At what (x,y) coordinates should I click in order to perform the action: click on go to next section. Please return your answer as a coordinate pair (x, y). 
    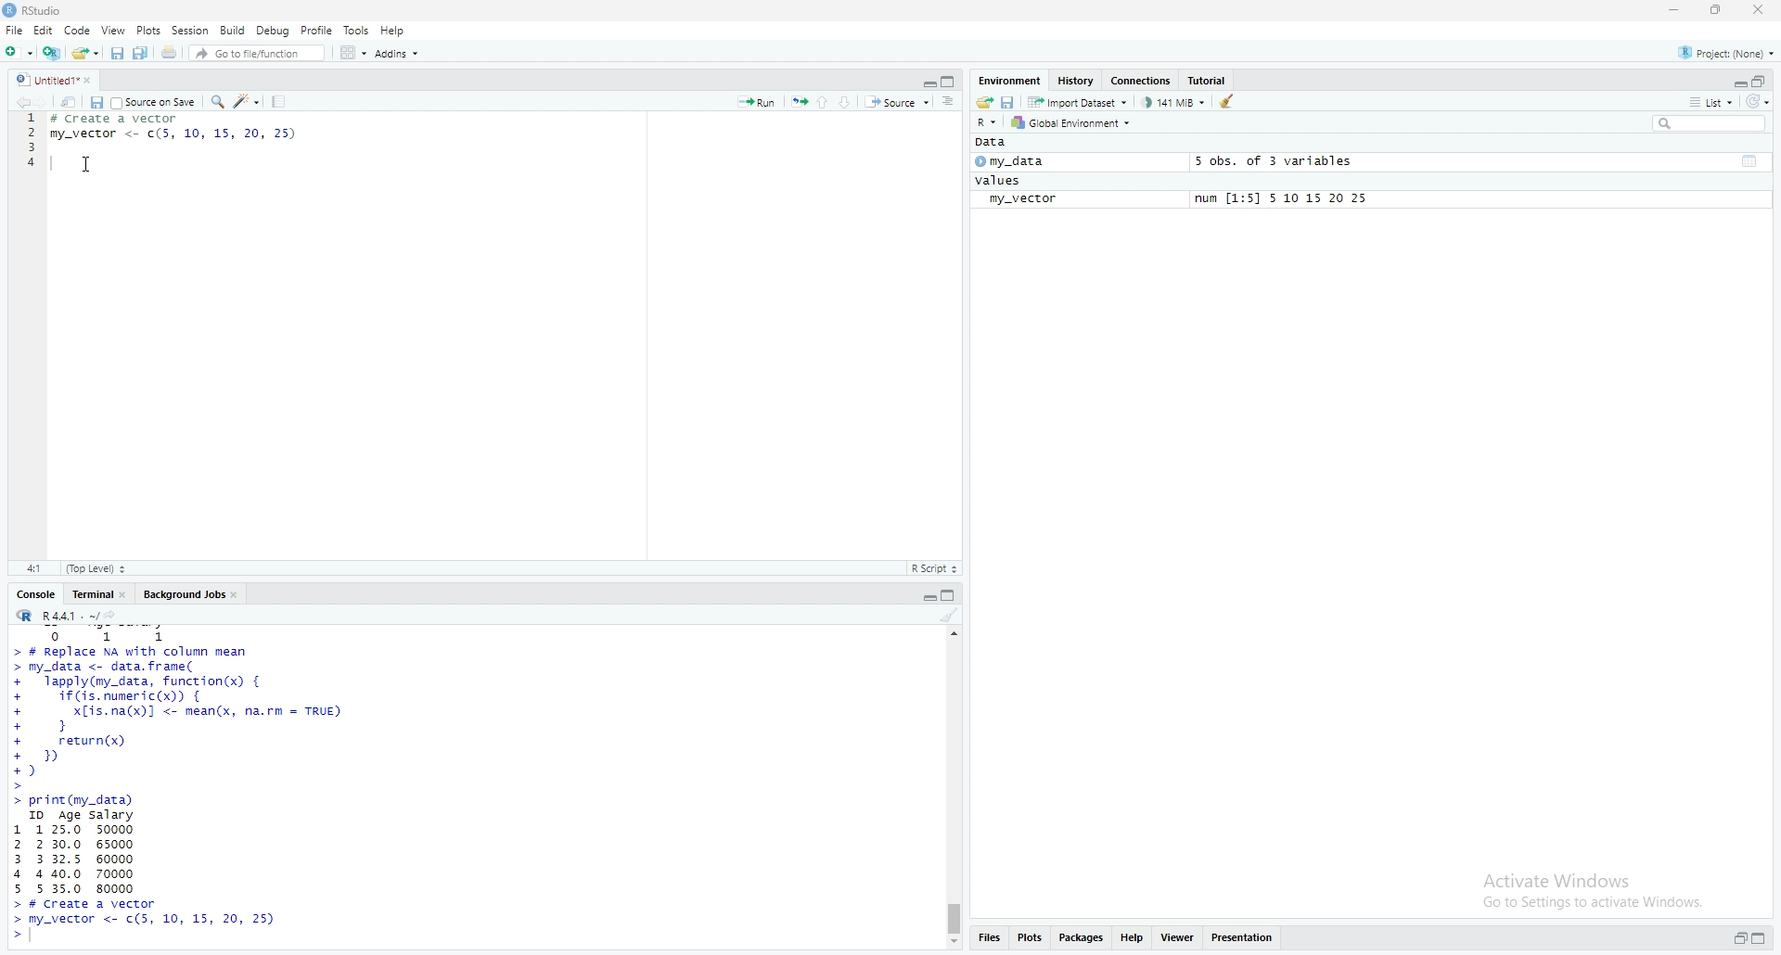
    Looking at the image, I should click on (849, 102).